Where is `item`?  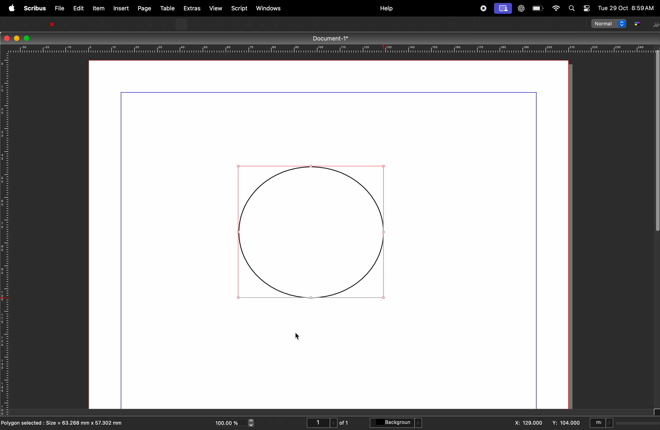
item is located at coordinates (99, 8).